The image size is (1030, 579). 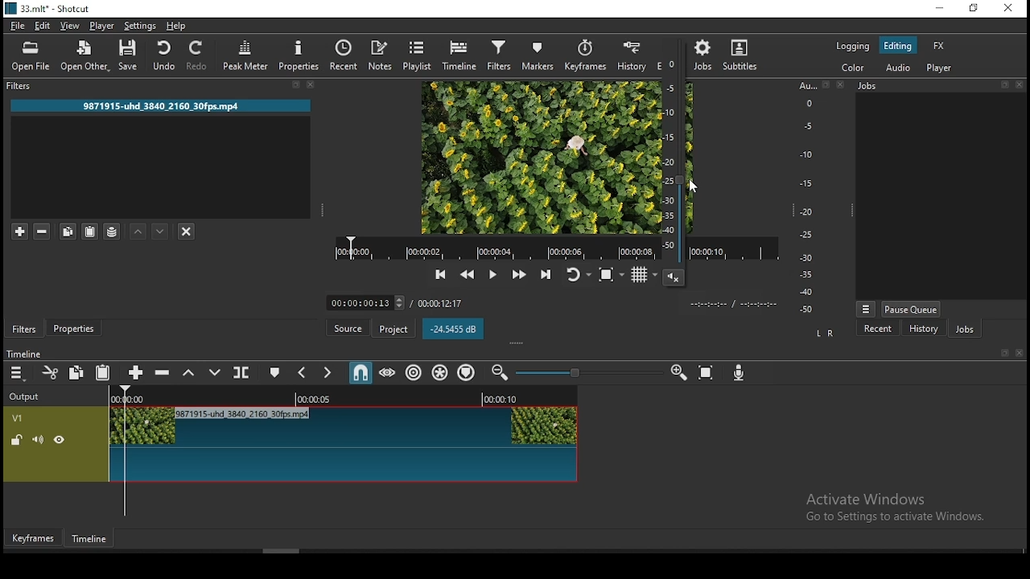 What do you see at coordinates (21, 232) in the screenshot?
I see `add a filter` at bounding box center [21, 232].